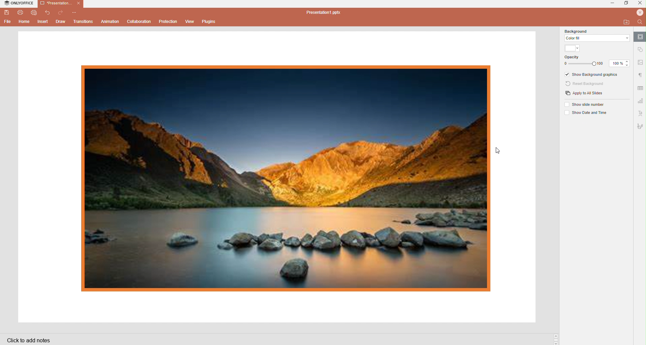 The image size is (646, 345). I want to click on View, so click(191, 22).